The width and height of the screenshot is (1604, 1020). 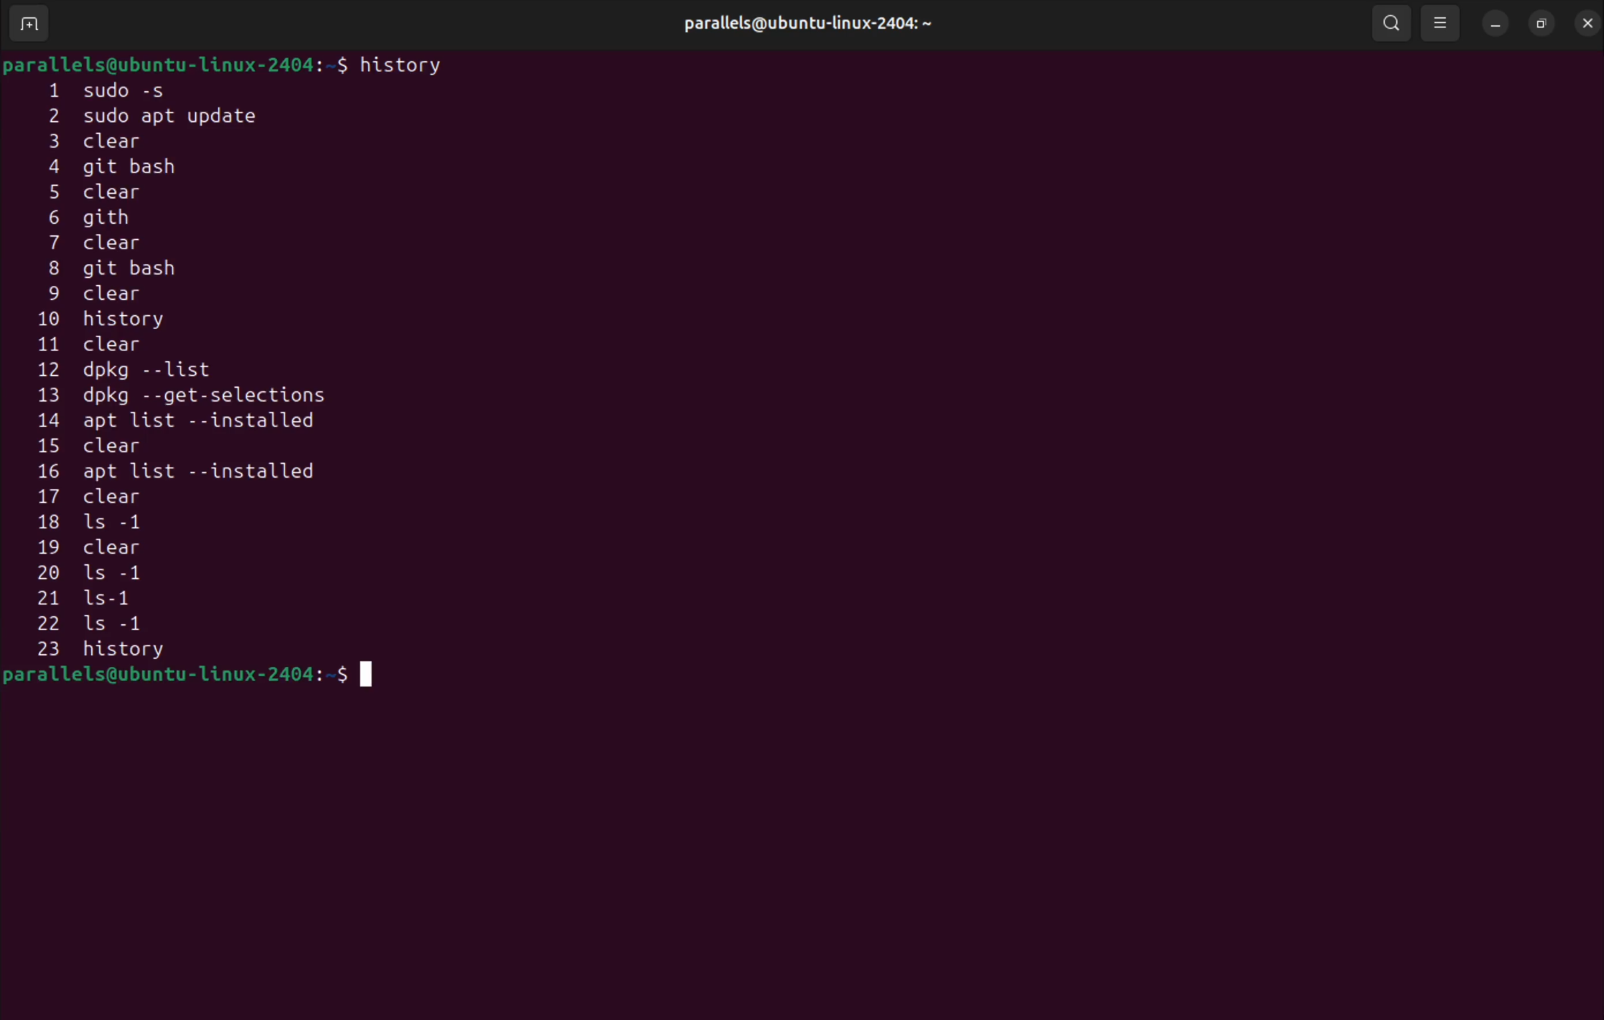 What do you see at coordinates (1495, 21) in the screenshot?
I see `minimize` at bounding box center [1495, 21].